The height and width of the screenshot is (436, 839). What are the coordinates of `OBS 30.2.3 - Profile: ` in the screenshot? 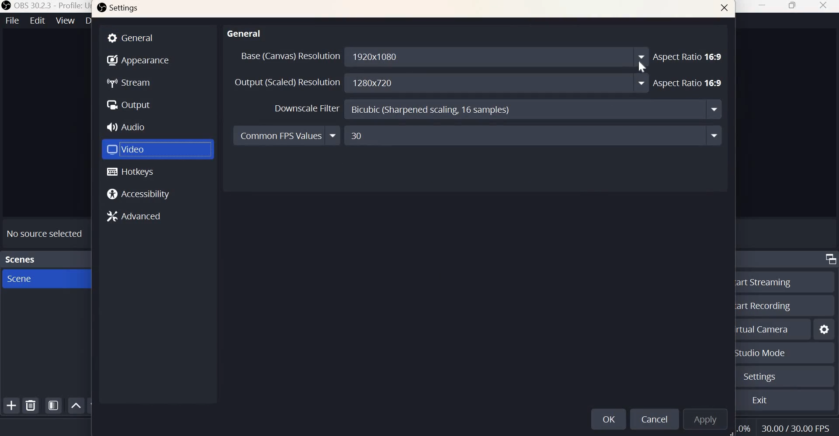 It's located at (42, 6).